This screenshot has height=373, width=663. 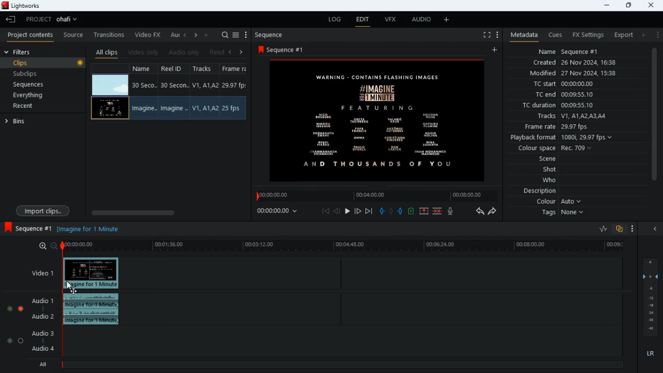 I want to click on zoom, so click(x=44, y=246).